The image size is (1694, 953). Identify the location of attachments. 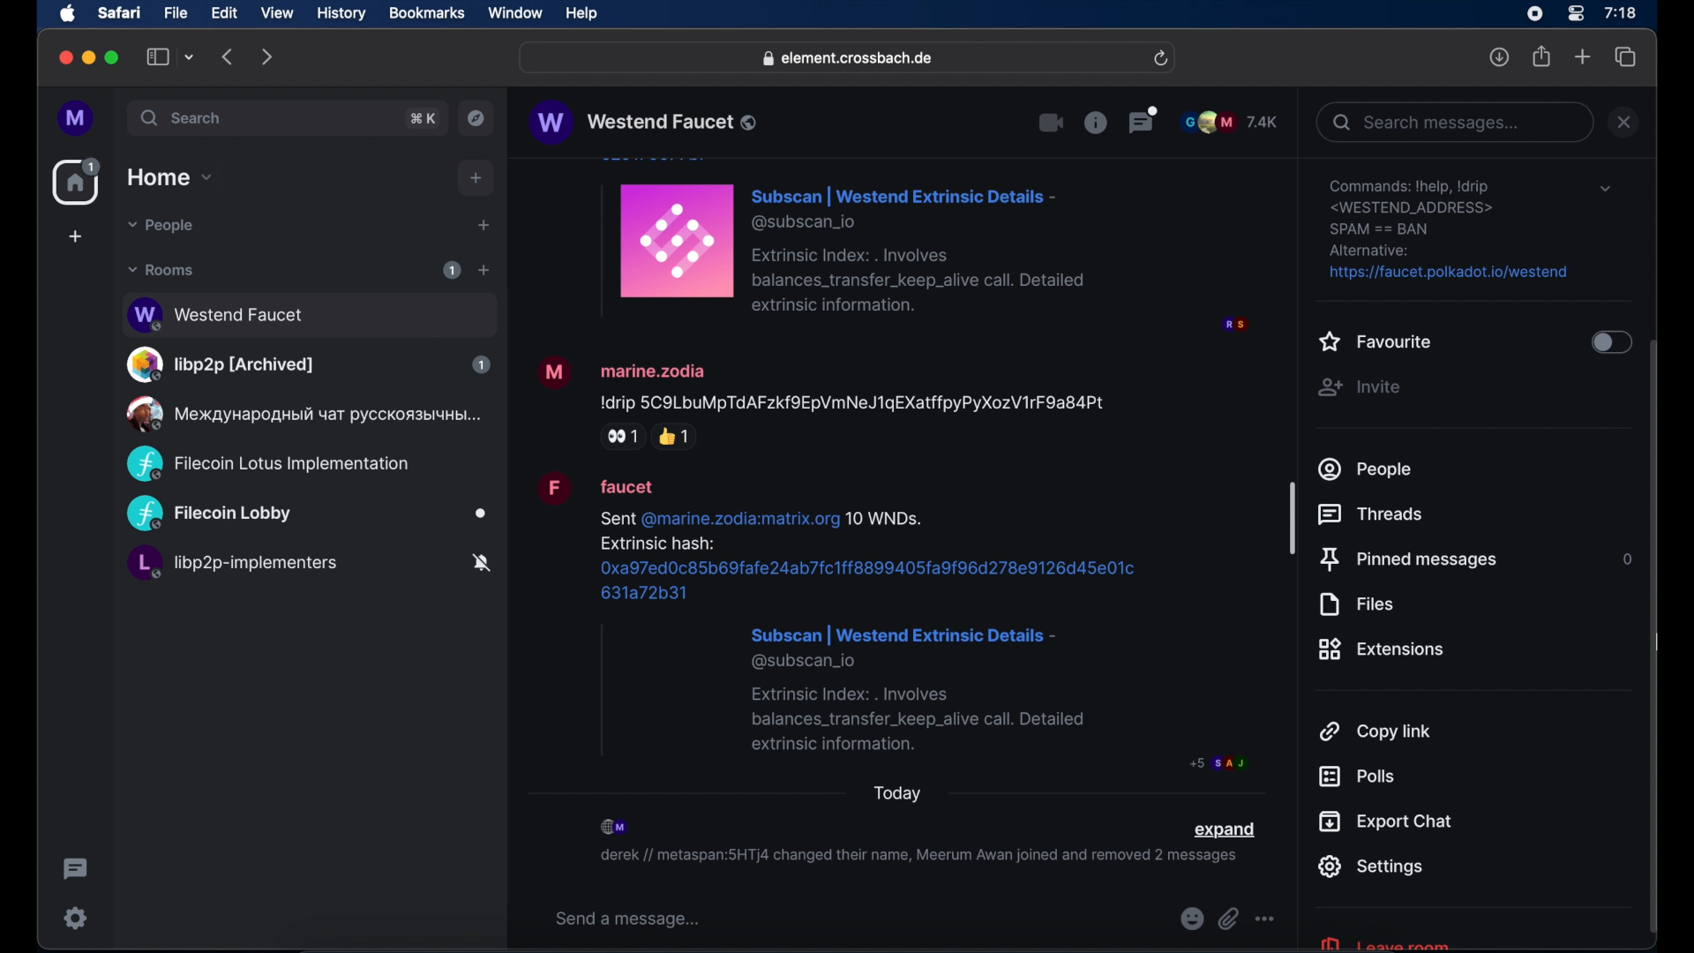
(1228, 919).